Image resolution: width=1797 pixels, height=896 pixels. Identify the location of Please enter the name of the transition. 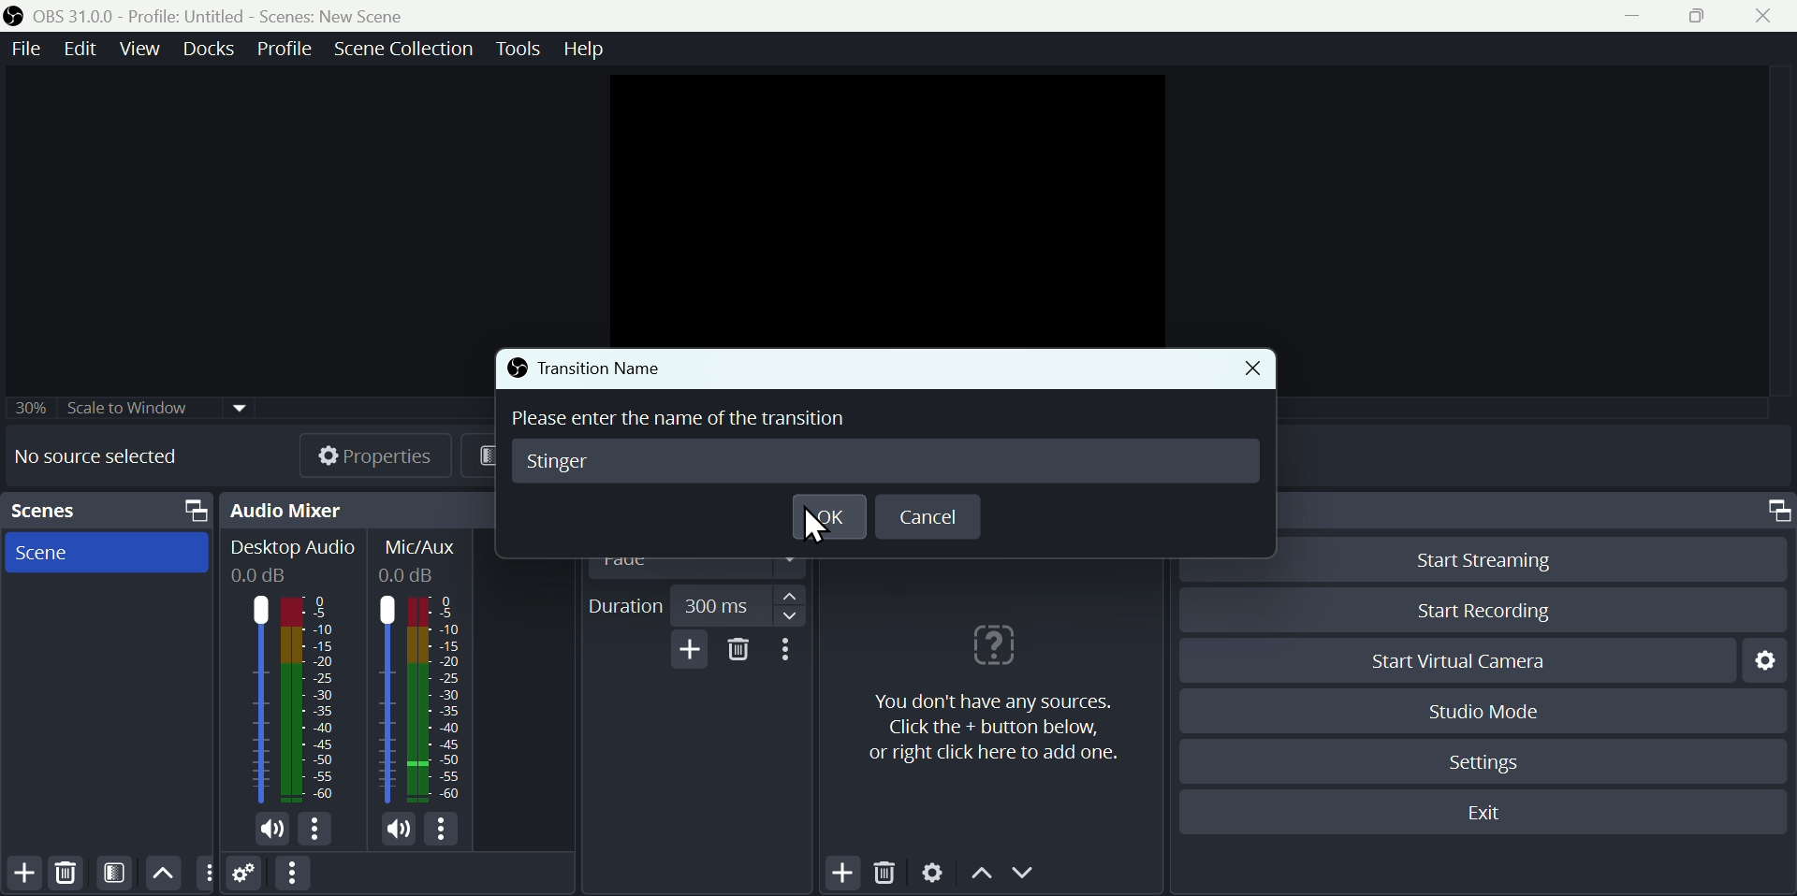
(694, 419).